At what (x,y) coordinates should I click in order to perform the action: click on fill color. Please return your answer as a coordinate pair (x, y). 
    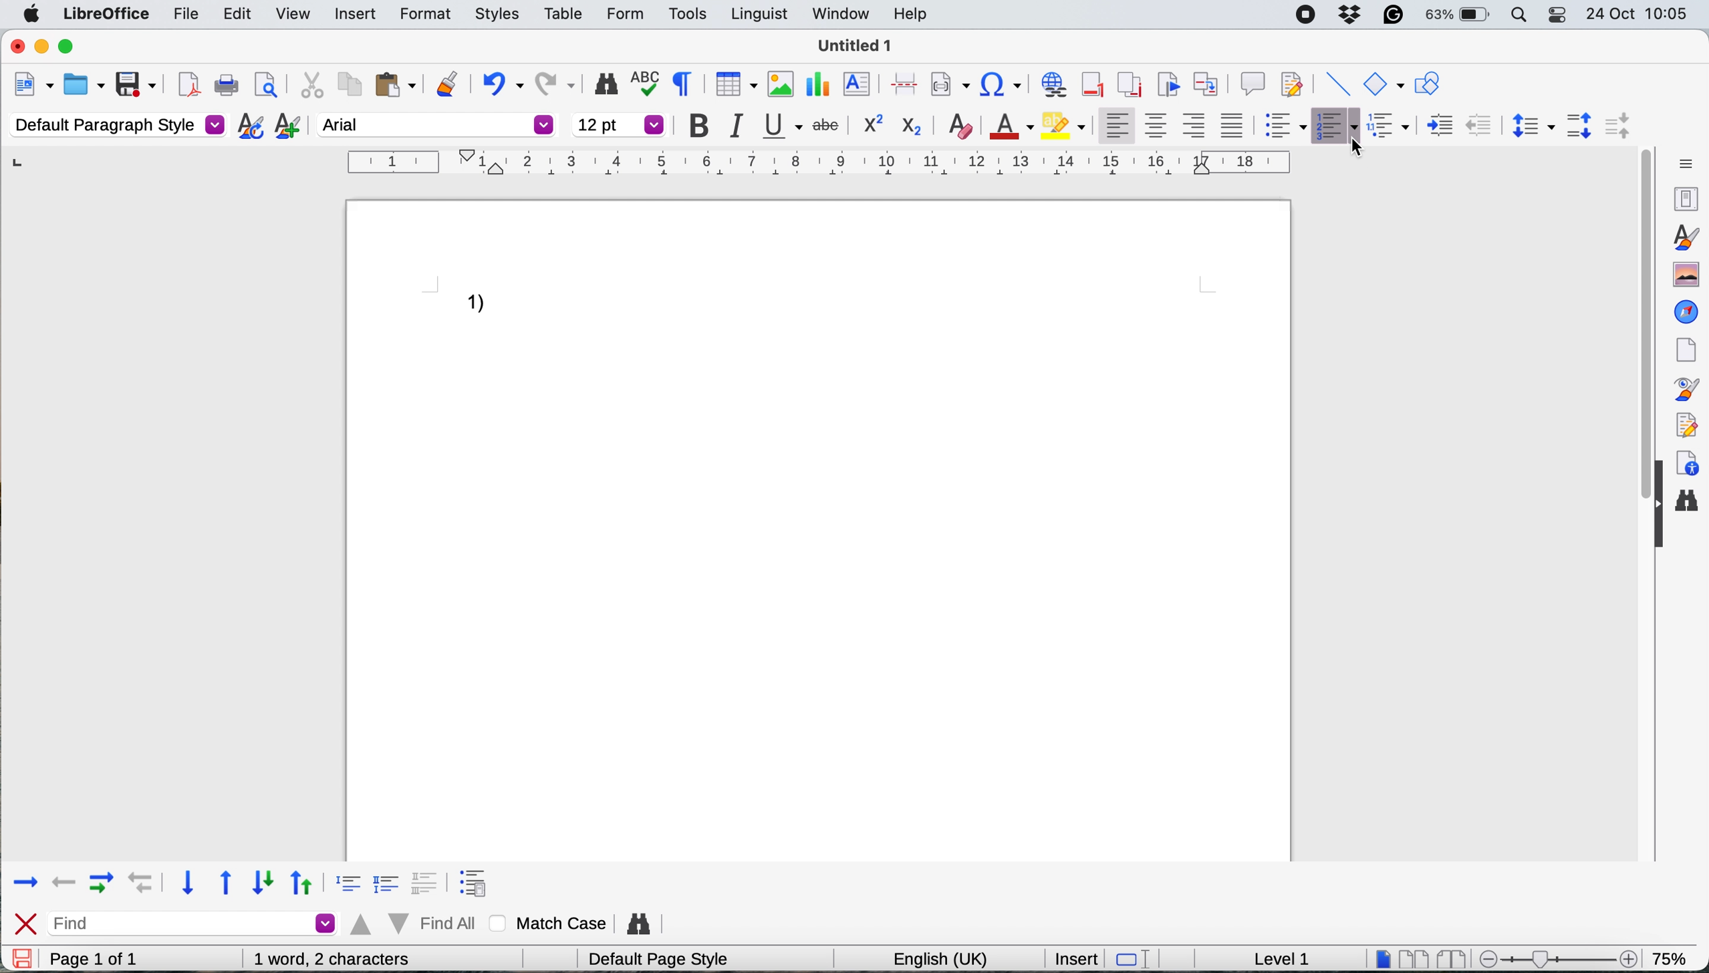
    Looking at the image, I should click on (1063, 124).